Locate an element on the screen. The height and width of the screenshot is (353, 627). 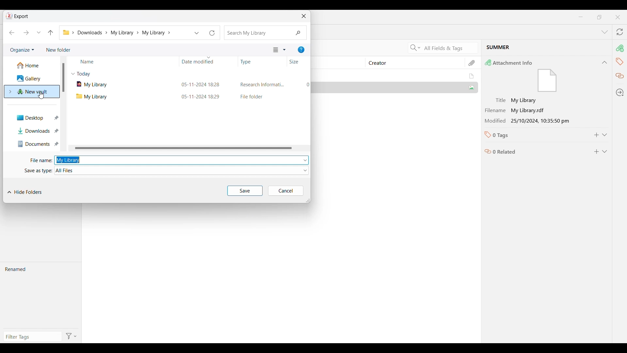
maximize is located at coordinates (599, 17).